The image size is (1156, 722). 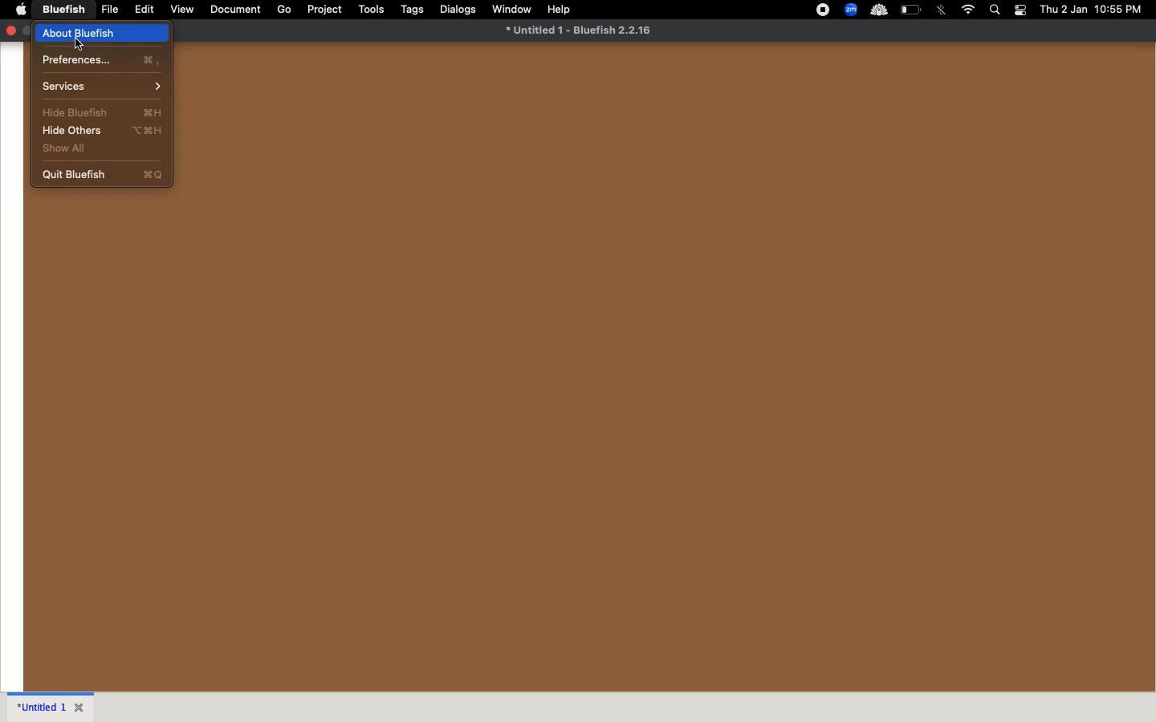 What do you see at coordinates (852, 10) in the screenshot?
I see `Zoom video calling application` at bounding box center [852, 10].